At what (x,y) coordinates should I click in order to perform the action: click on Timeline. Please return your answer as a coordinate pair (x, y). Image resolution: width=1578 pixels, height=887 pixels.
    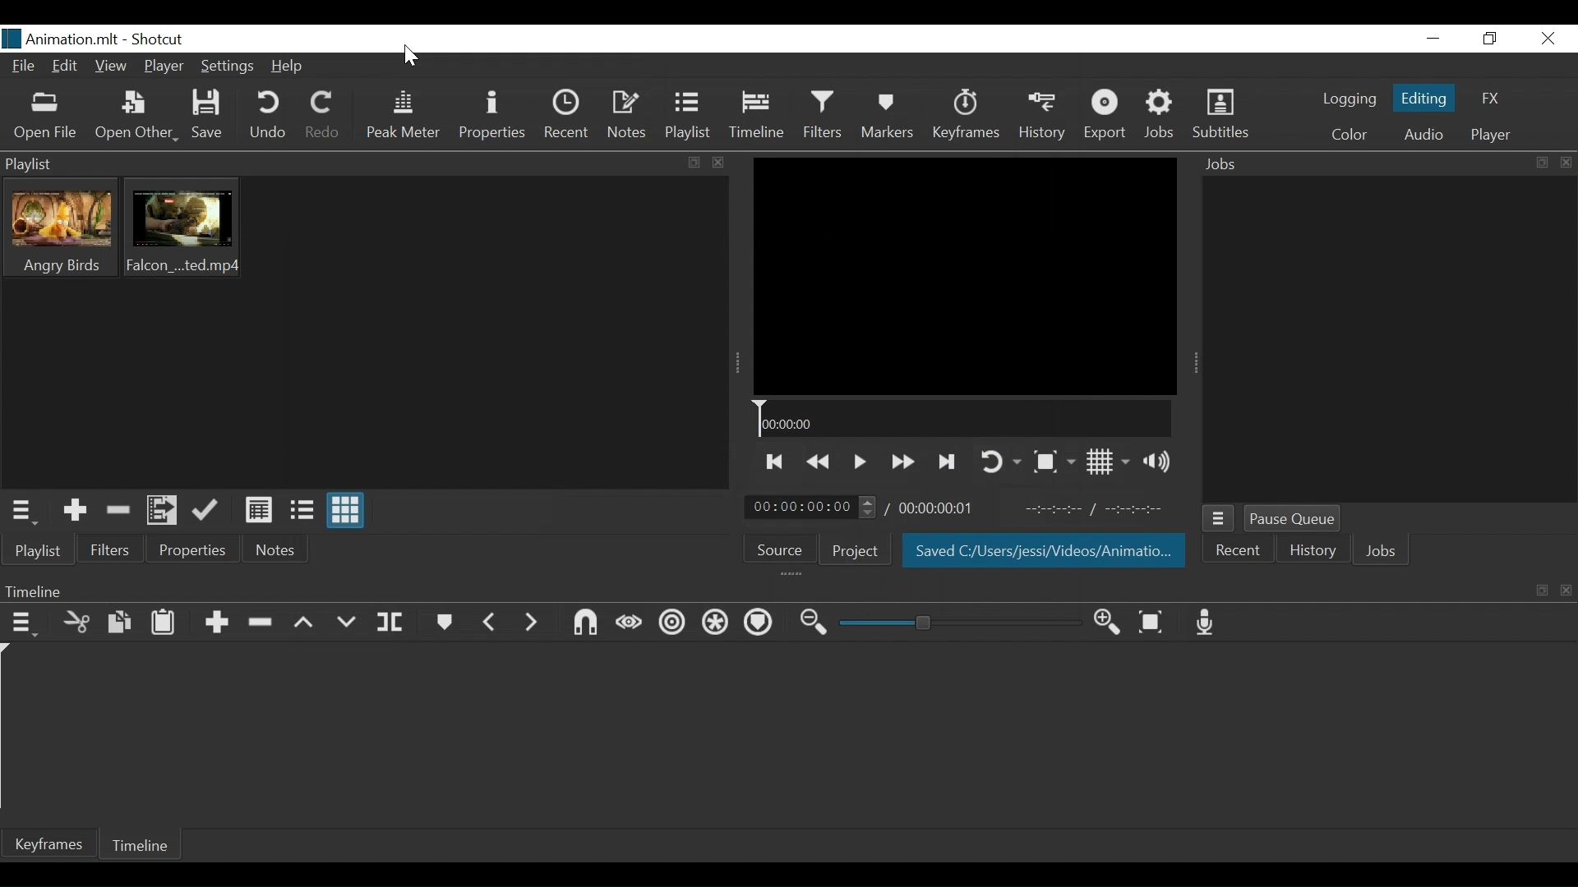
    Looking at the image, I should click on (965, 420).